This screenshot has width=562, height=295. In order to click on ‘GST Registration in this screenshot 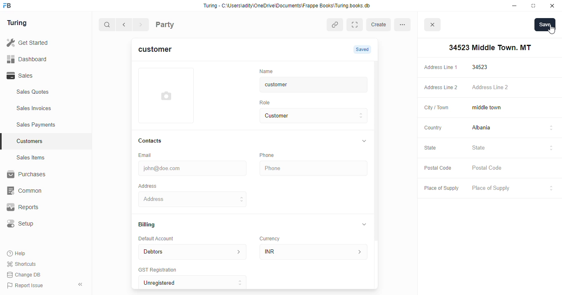, I will do `click(160, 270)`.